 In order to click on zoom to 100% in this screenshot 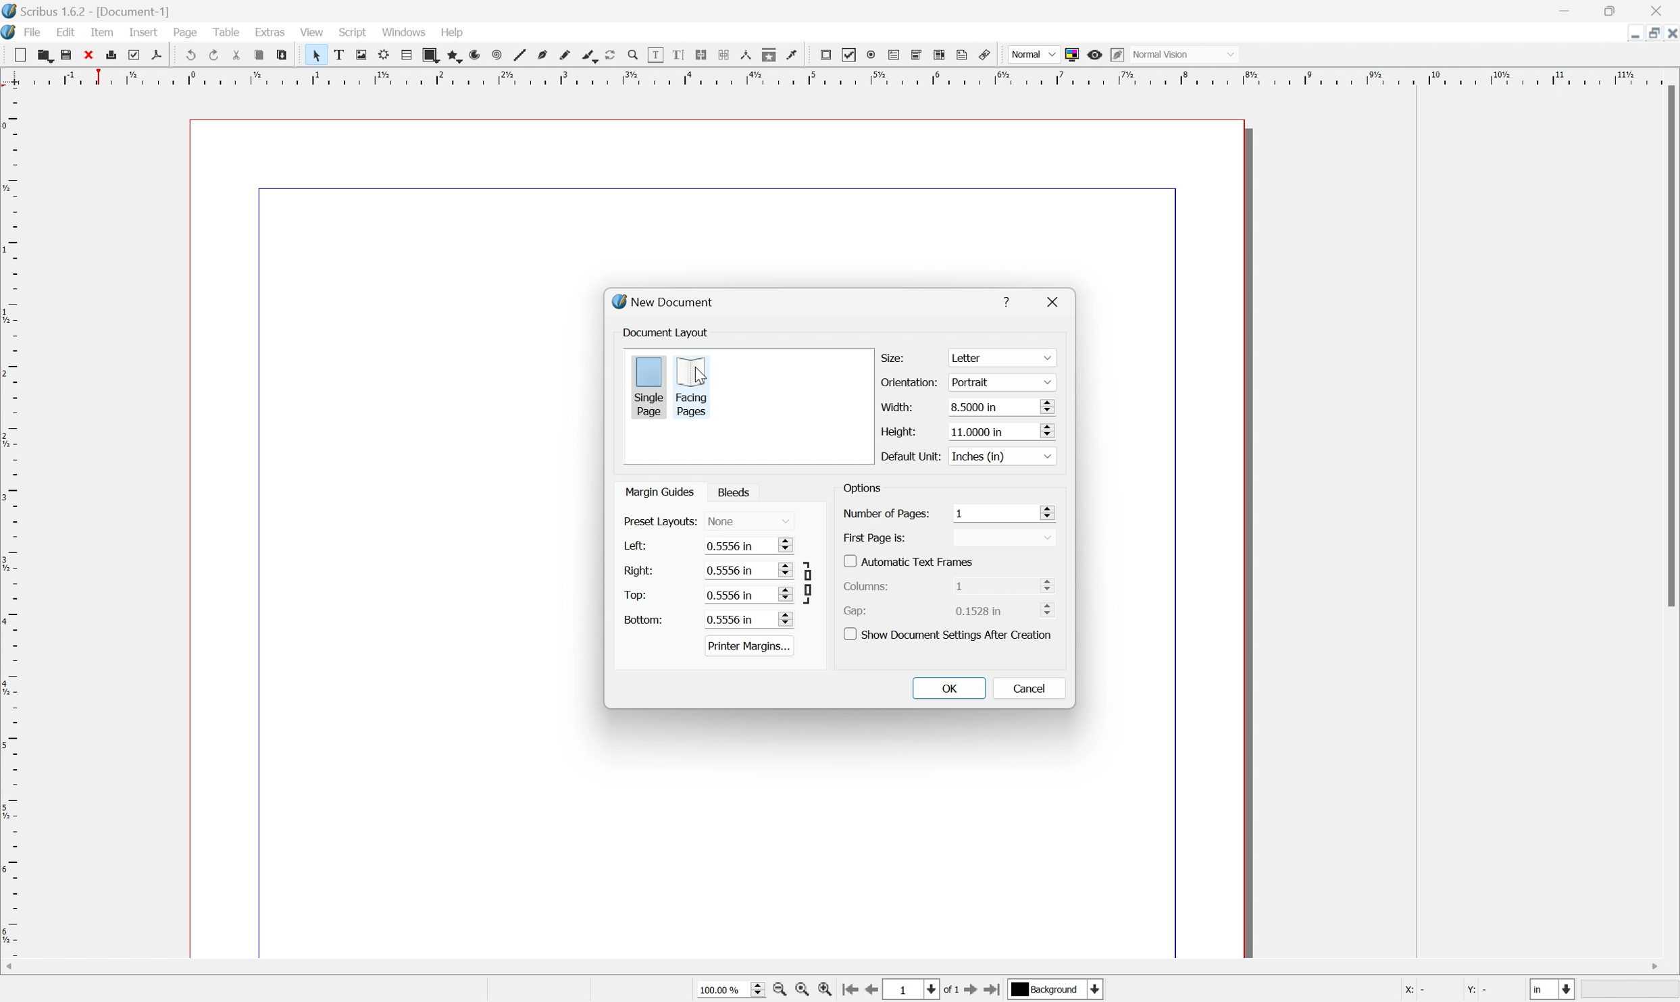, I will do `click(805, 991)`.